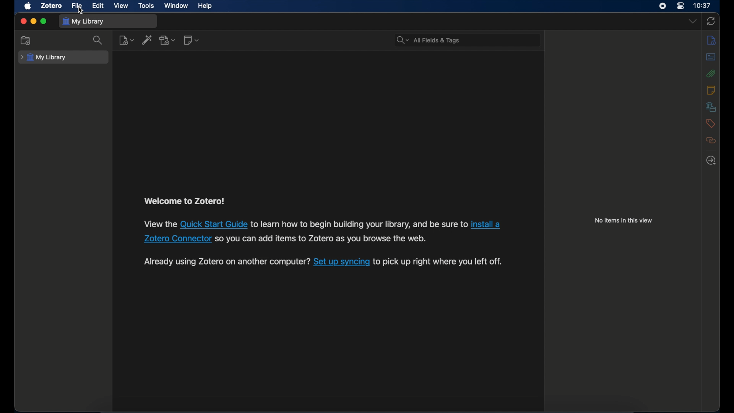 This screenshot has height=413, width=734. Describe the element at coordinates (711, 140) in the screenshot. I see `related` at that location.